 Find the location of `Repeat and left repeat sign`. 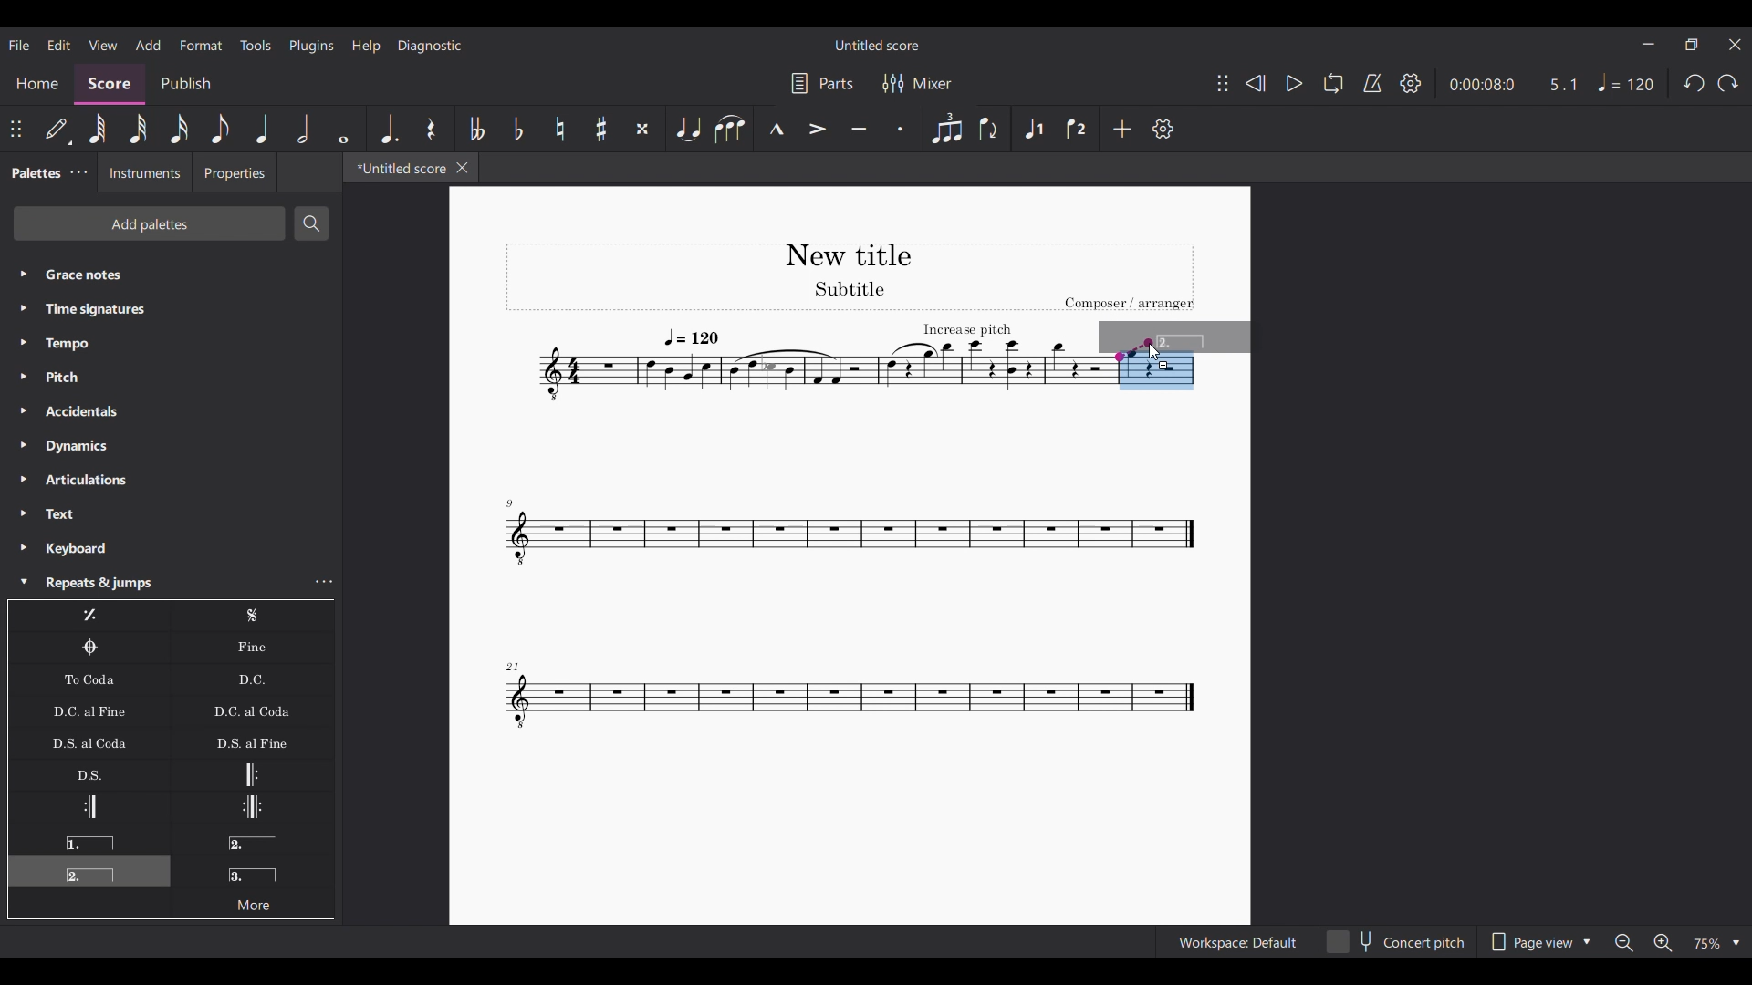

Repeat and left repeat sign is located at coordinates (252, 807).